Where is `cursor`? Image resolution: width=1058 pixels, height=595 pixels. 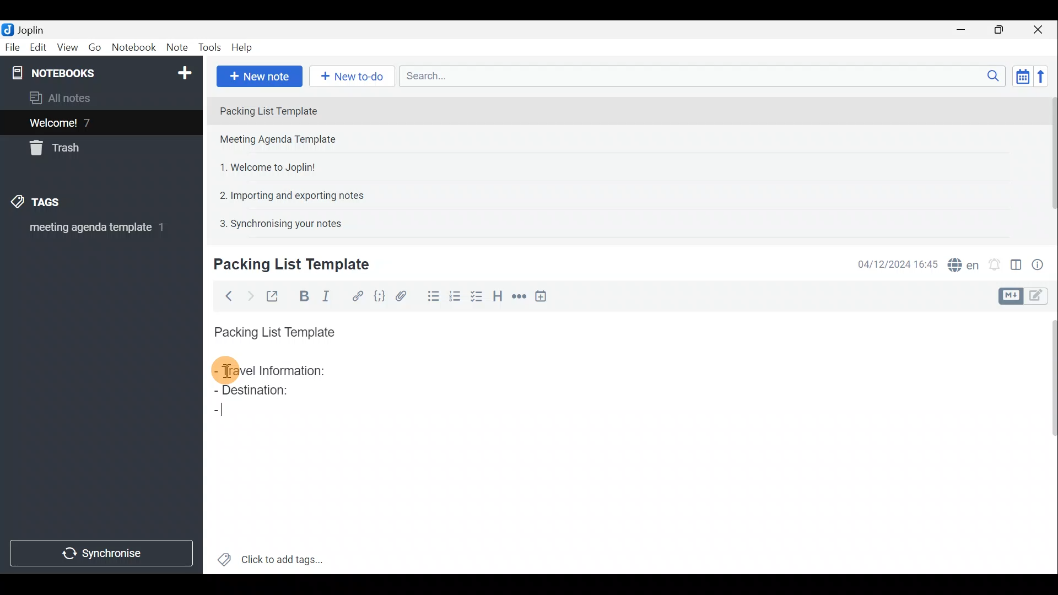 cursor is located at coordinates (225, 372).